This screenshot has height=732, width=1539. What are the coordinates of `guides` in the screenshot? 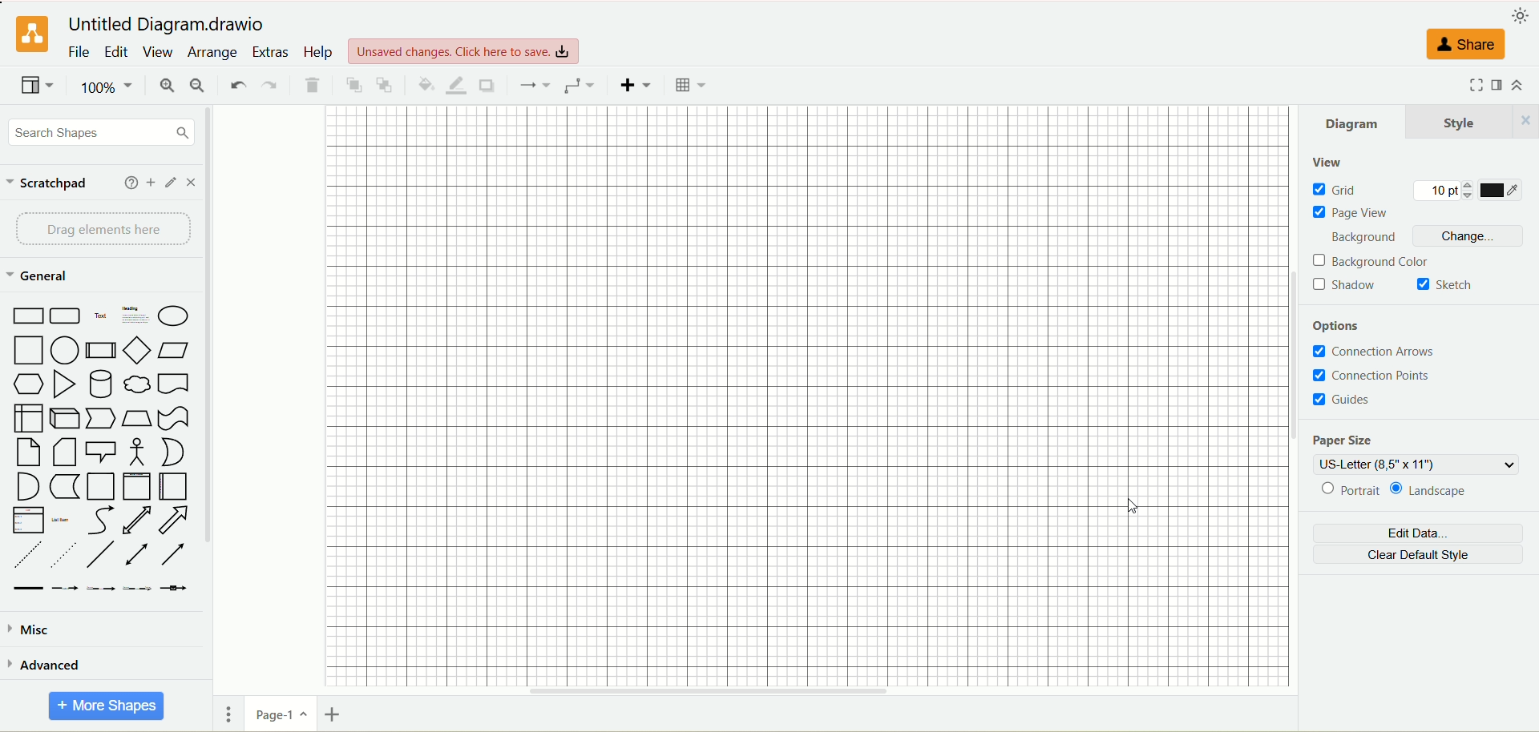 It's located at (1349, 401).